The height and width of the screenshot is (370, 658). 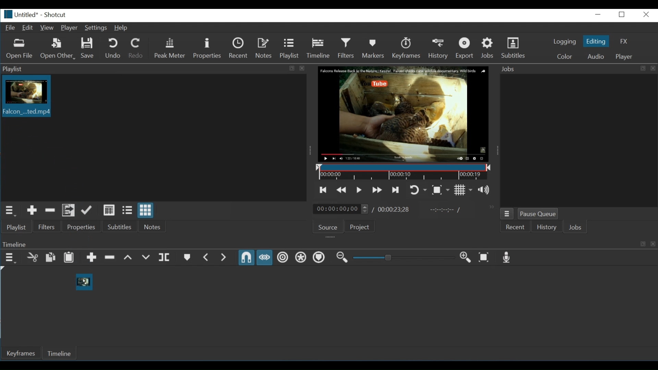 I want to click on Zoom Timeline to fit, so click(x=484, y=257).